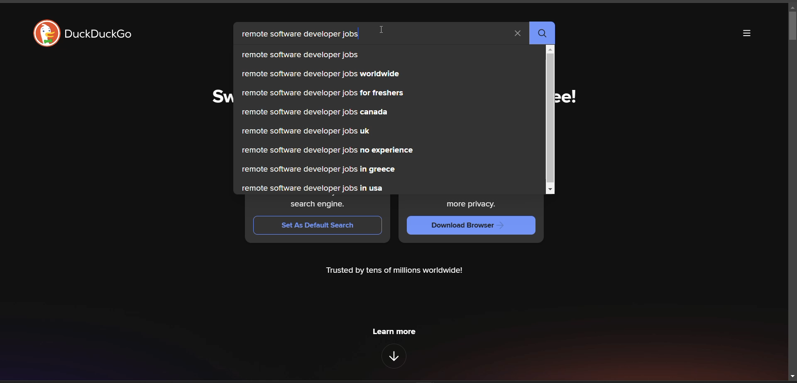 The height and width of the screenshot is (383, 797). I want to click on remote software developer jobs canada, so click(315, 112).